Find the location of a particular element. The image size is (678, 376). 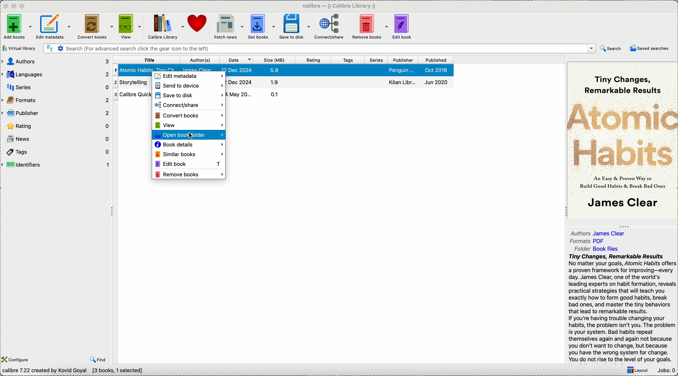

size is located at coordinates (275, 60).